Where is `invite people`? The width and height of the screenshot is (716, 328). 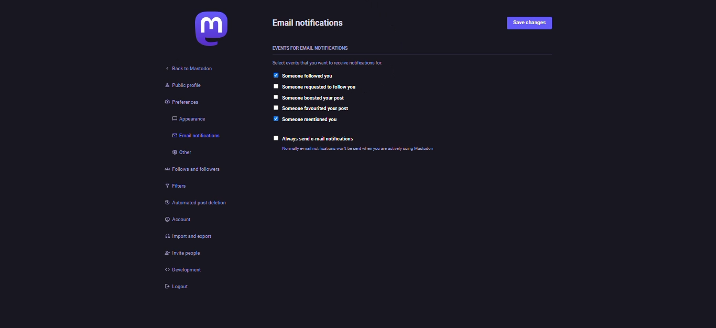 invite people is located at coordinates (180, 254).